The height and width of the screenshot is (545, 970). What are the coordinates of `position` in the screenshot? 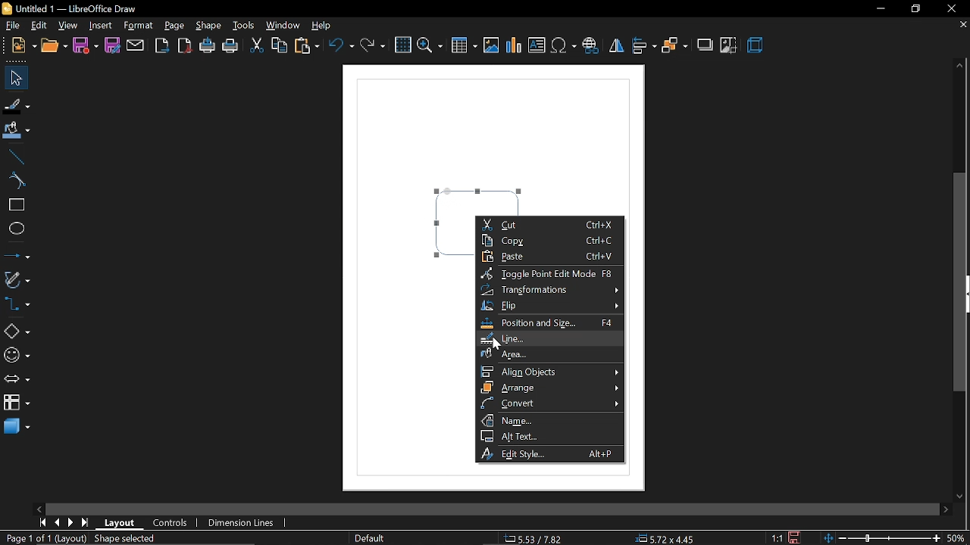 It's located at (668, 539).